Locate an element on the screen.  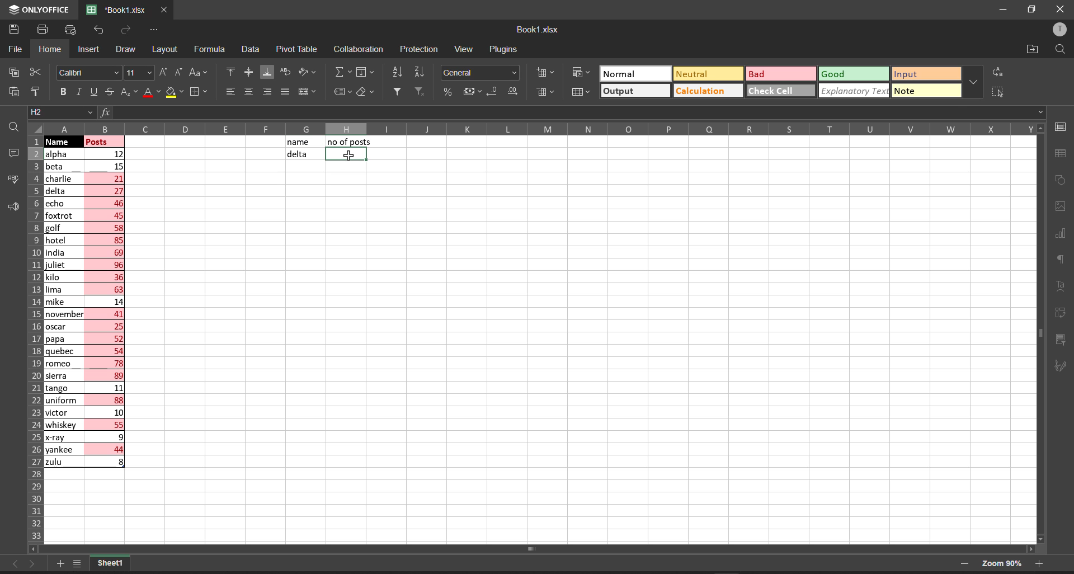
chart settings is located at coordinates (1064, 234).